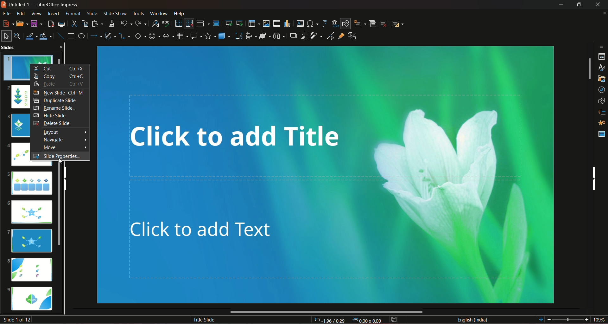  What do you see at coordinates (601, 113) in the screenshot?
I see `slide transition` at bounding box center [601, 113].